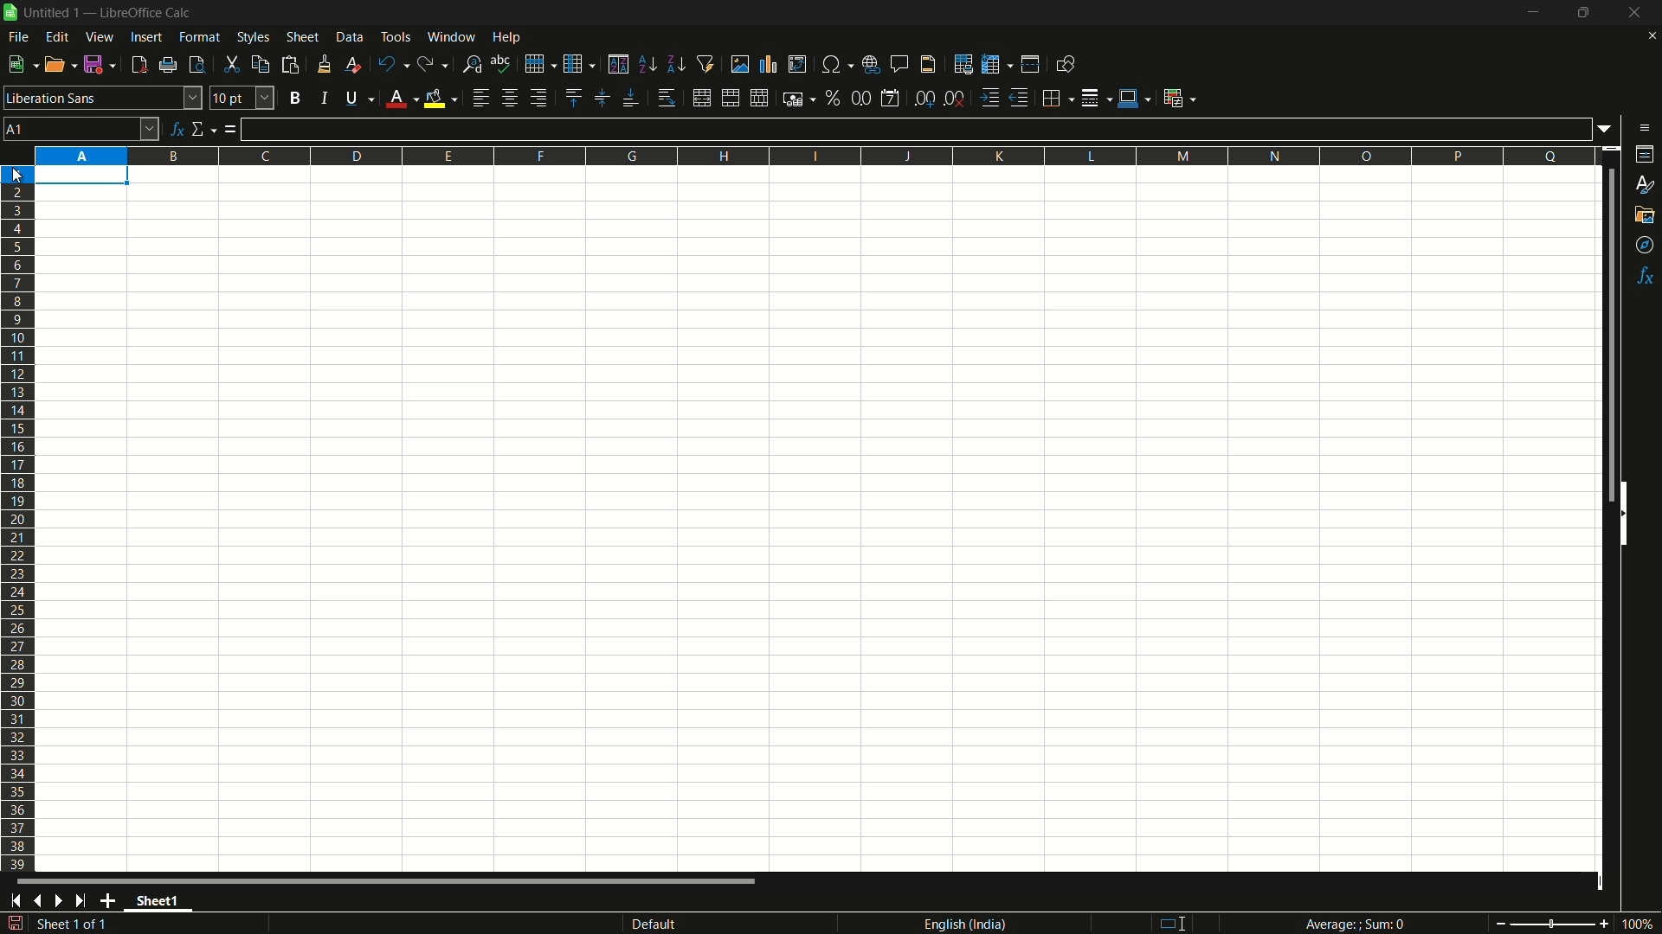 The image size is (1662, 934). What do you see at coordinates (1356, 925) in the screenshot?
I see `Average; Sum 0` at bounding box center [1356, 925].